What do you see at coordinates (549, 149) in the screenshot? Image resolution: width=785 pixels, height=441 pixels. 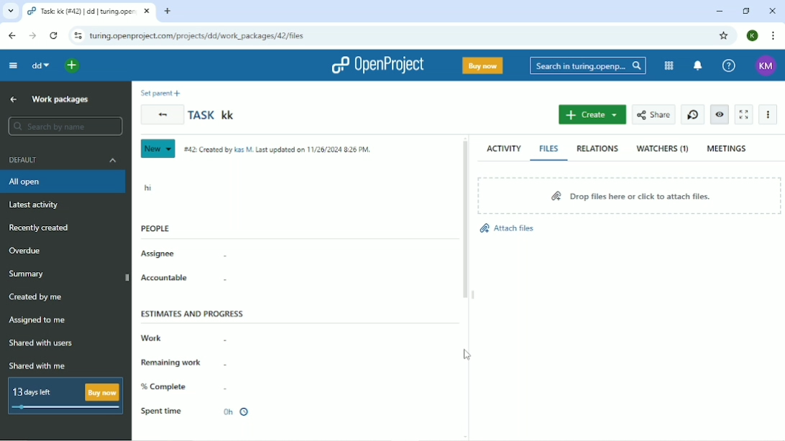 I see `FILES` at bounding box center [549, 149].